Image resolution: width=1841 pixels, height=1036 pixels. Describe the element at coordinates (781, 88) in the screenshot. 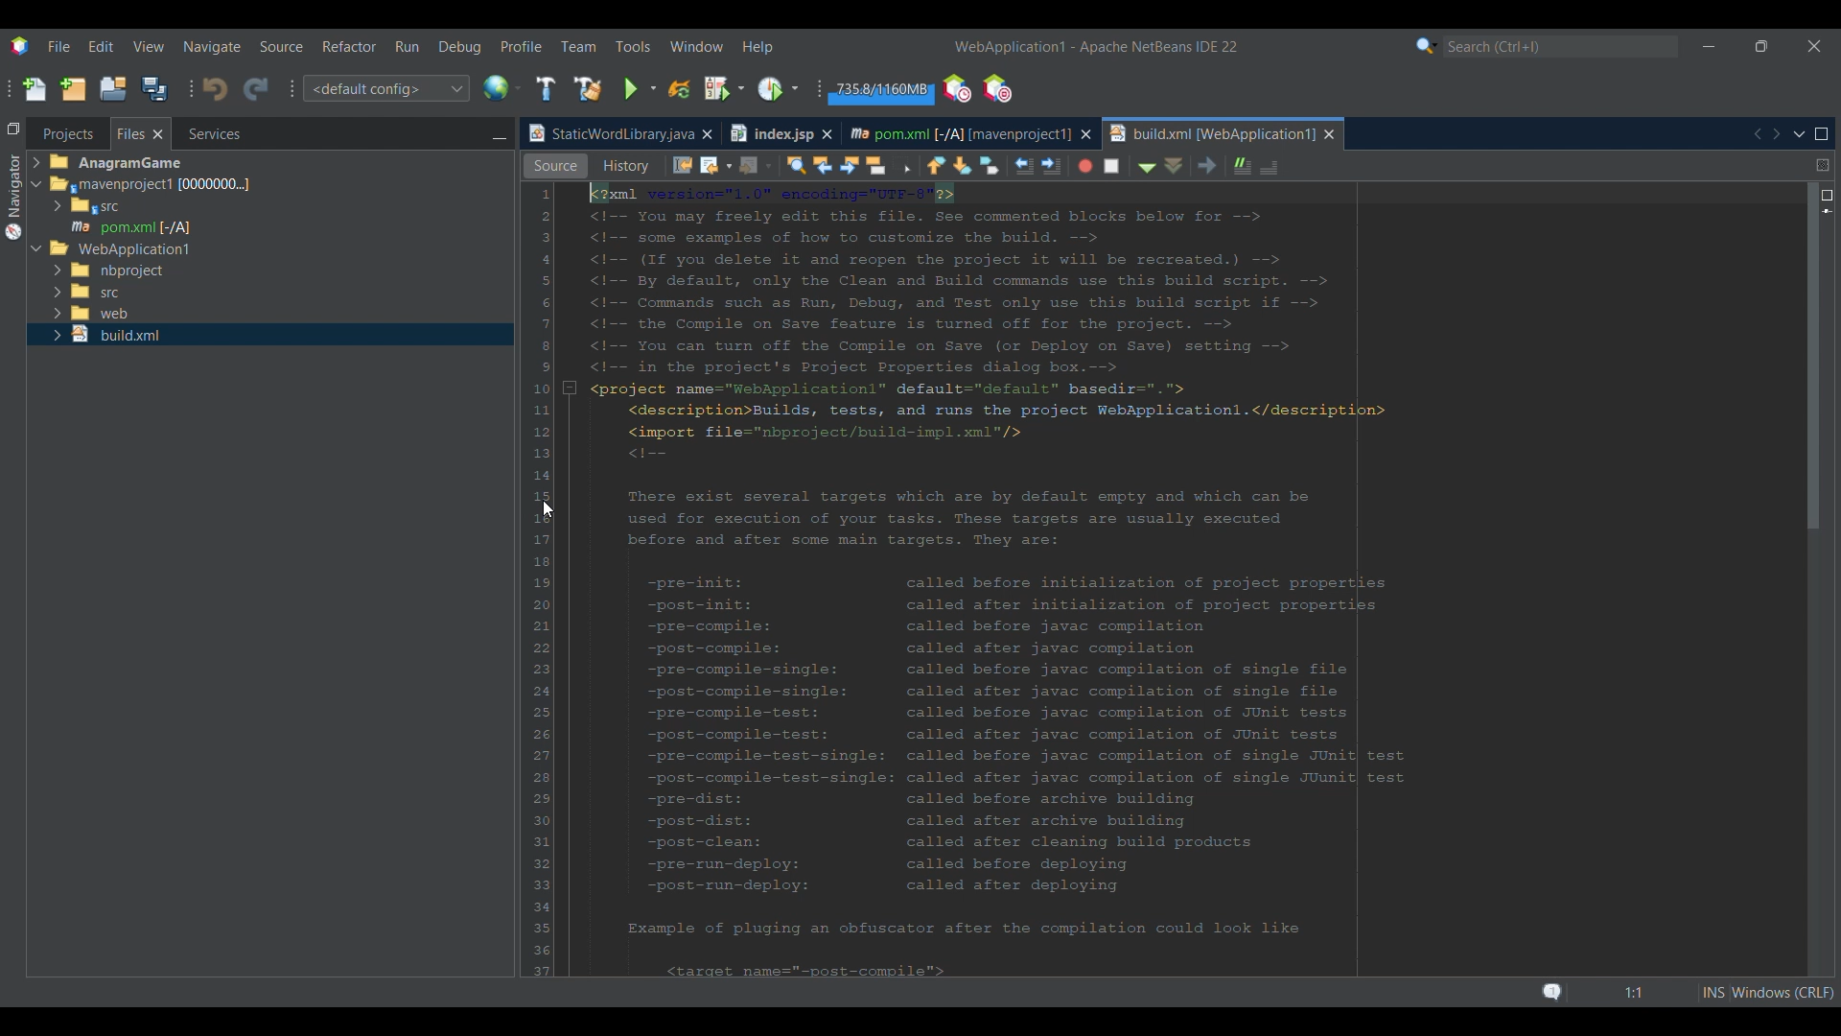

I see `Profile main project options` at that location.